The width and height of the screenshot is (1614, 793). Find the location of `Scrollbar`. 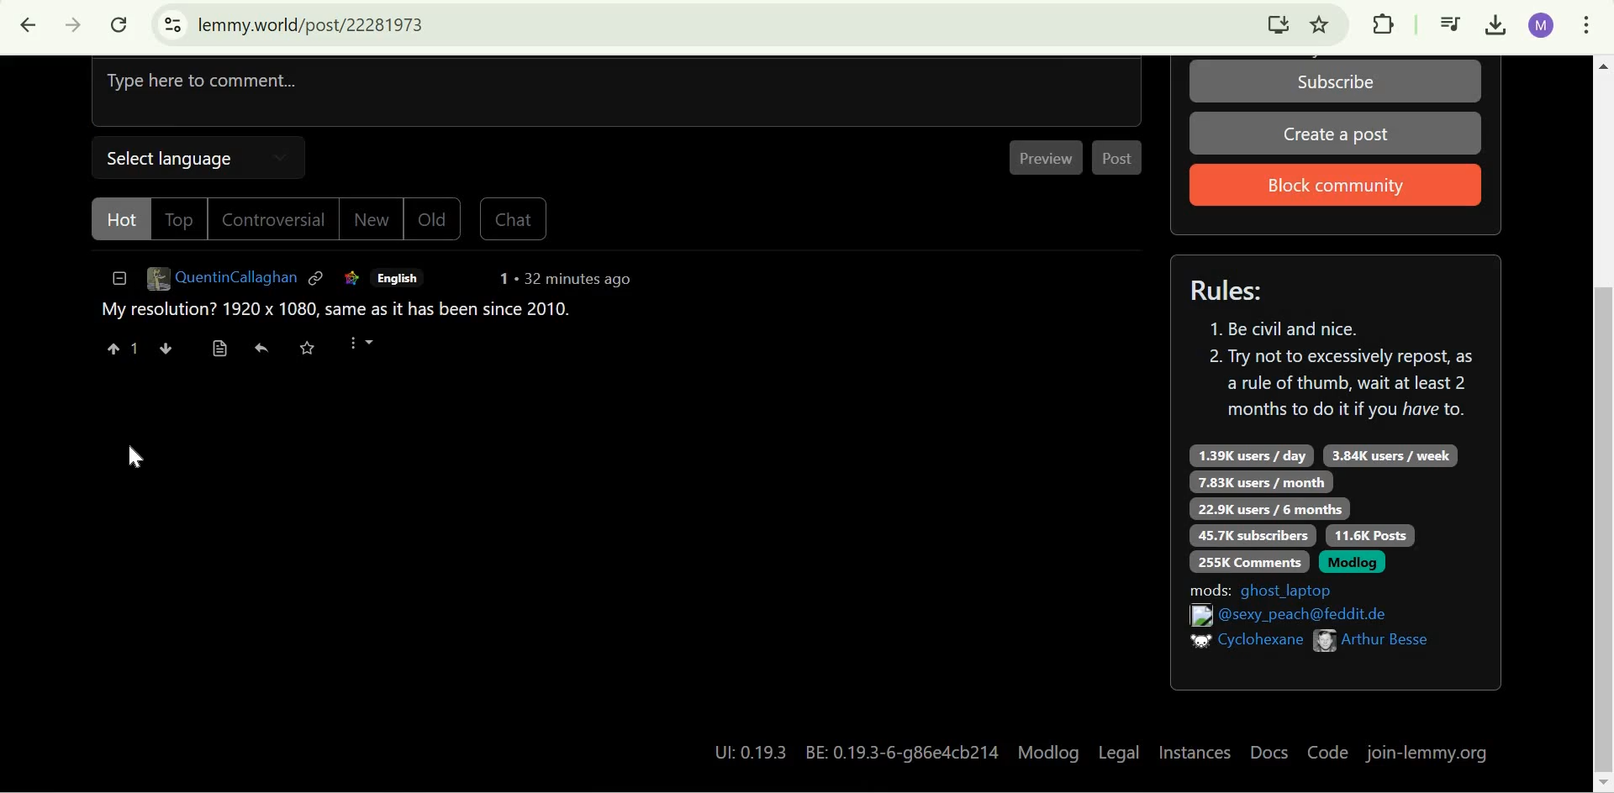

Scrollbar is located at coordinates (1602, 423).